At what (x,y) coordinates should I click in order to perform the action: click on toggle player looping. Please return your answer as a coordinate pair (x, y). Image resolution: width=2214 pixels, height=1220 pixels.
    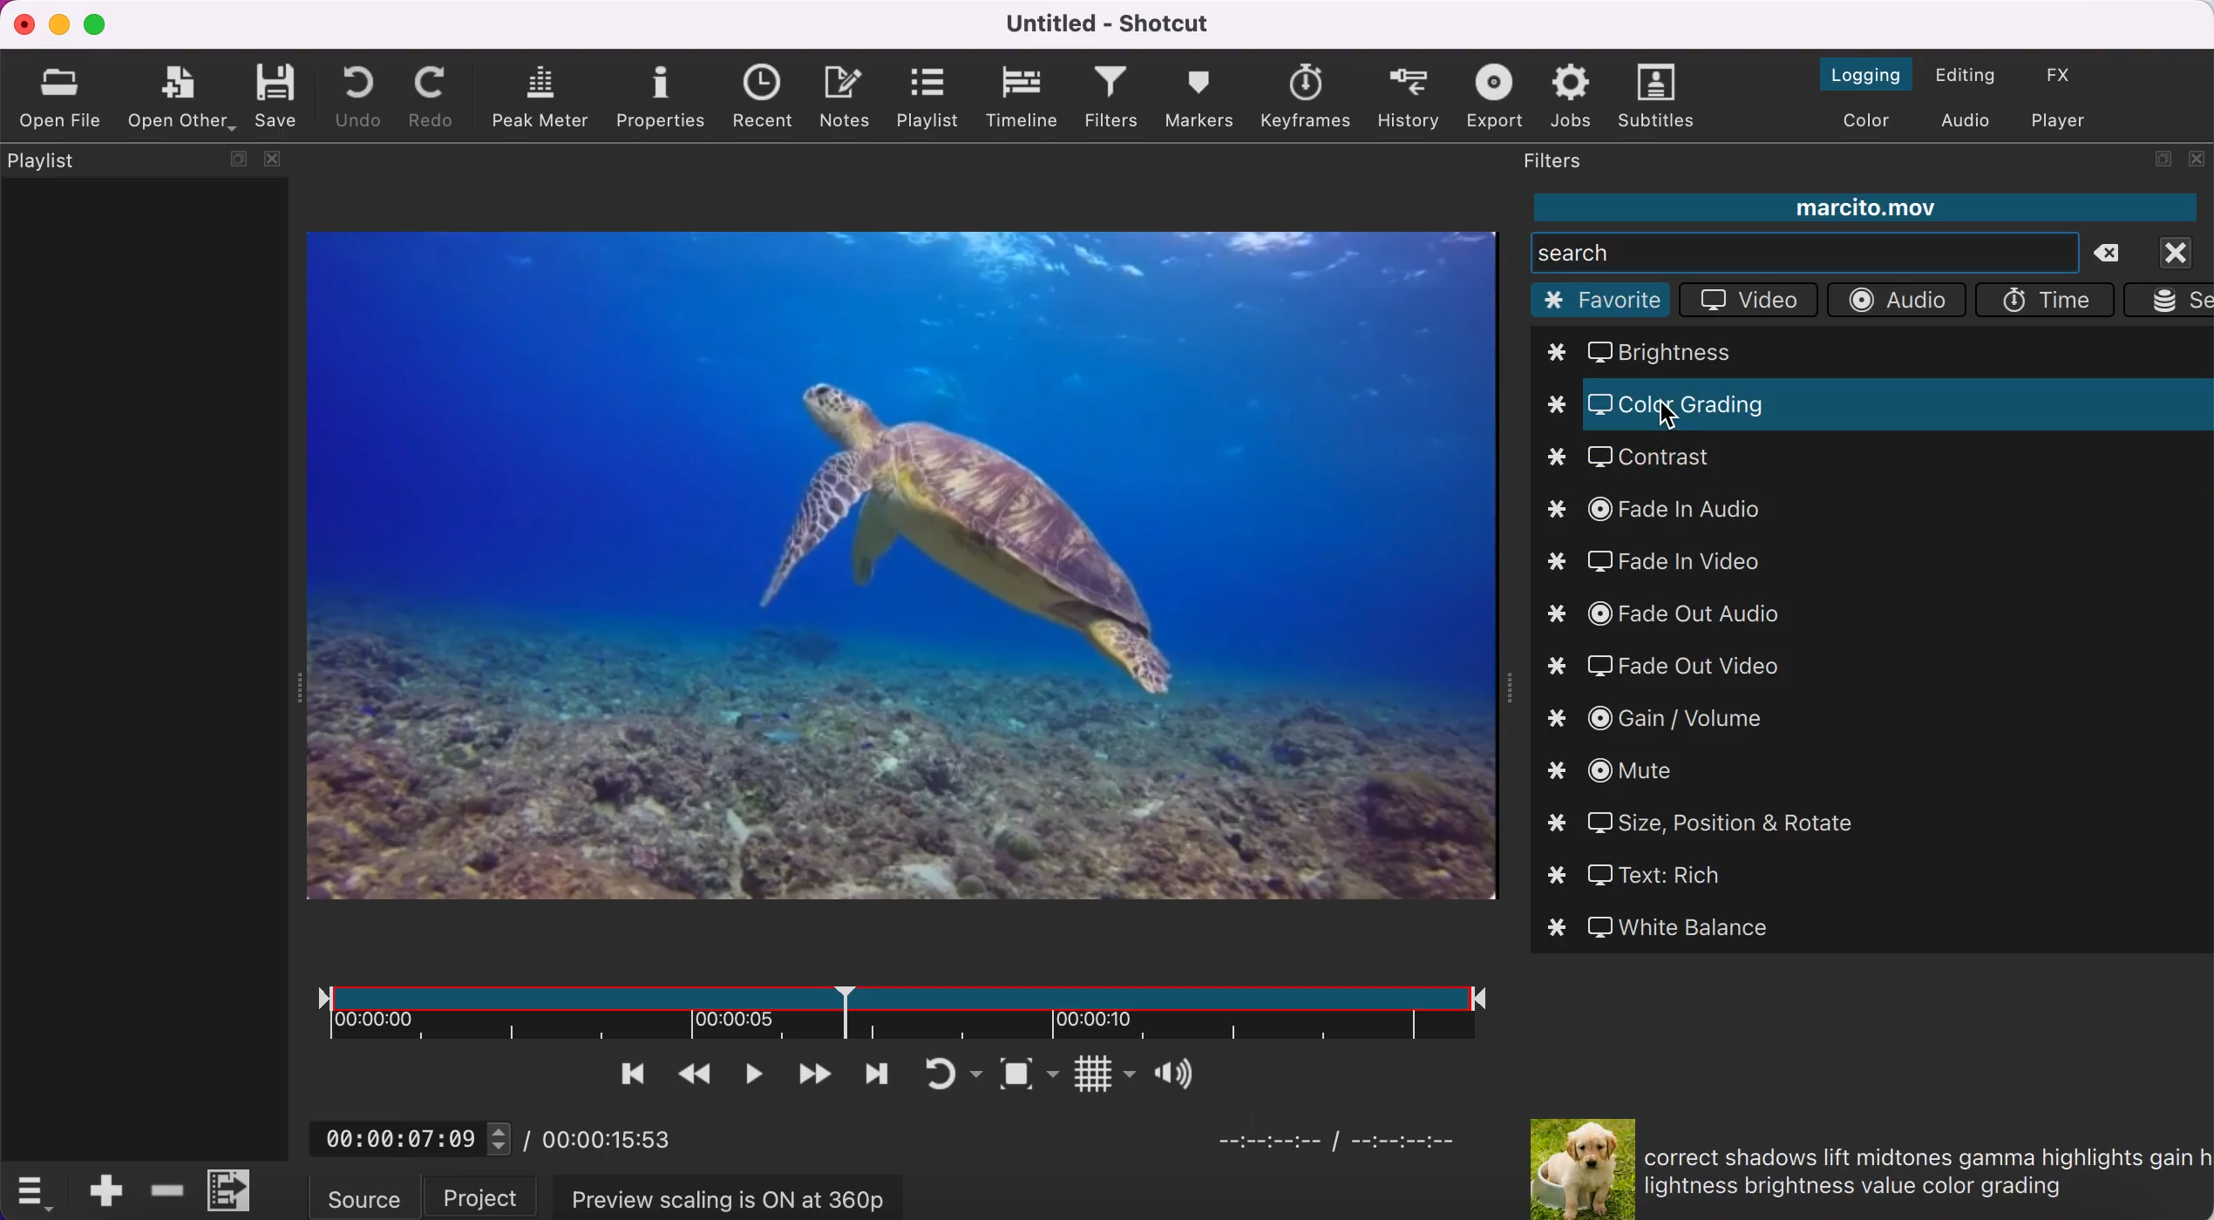
    Looking at the image, I should click on (930, 1072).